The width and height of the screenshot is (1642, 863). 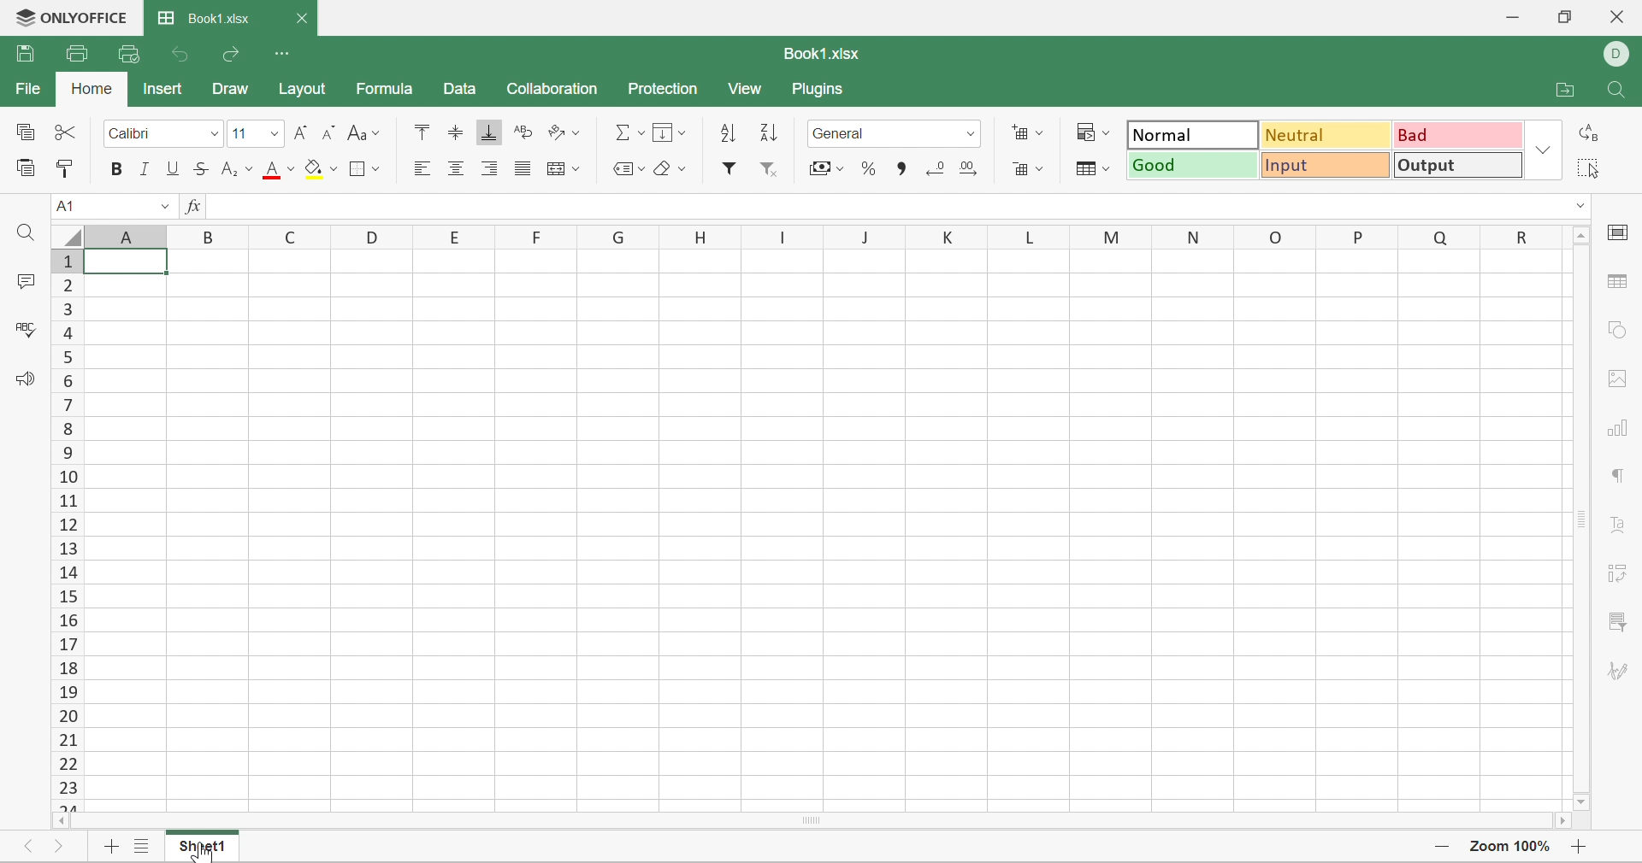 I want to click on Zoom 100%, so click(x=1511, y=848).